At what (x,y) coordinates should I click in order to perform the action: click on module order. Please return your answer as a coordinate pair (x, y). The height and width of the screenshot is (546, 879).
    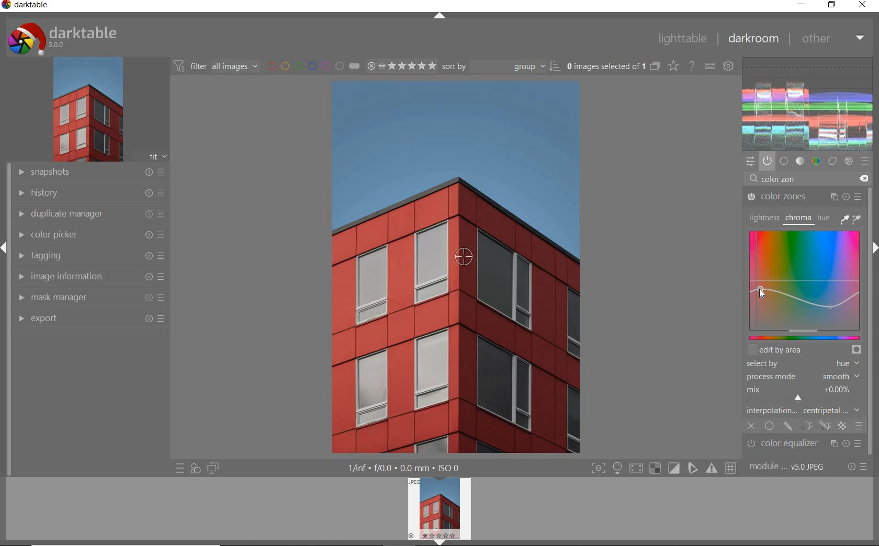
    Looking at the image, I should click on (790, 468).